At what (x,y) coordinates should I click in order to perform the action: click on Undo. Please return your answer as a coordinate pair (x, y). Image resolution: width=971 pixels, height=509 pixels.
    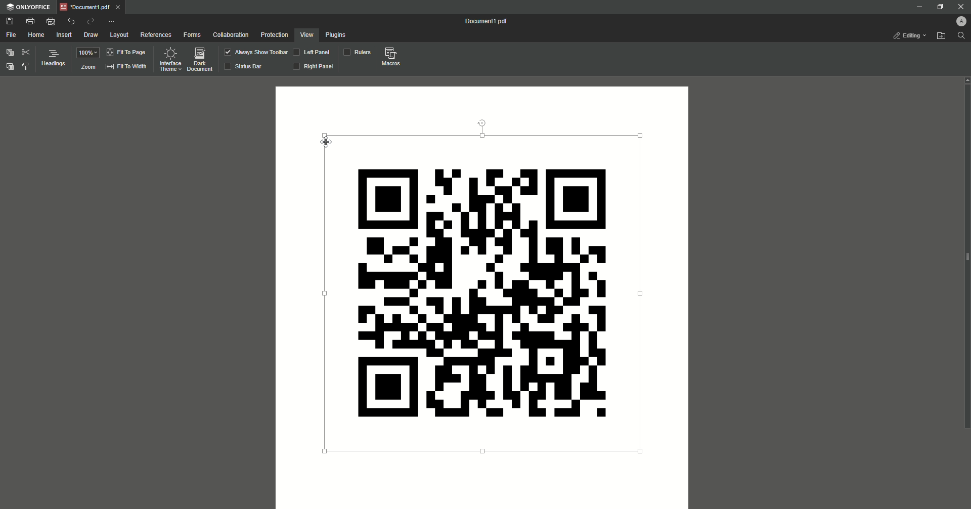
    Looking at the image, I should click on (70, 21).